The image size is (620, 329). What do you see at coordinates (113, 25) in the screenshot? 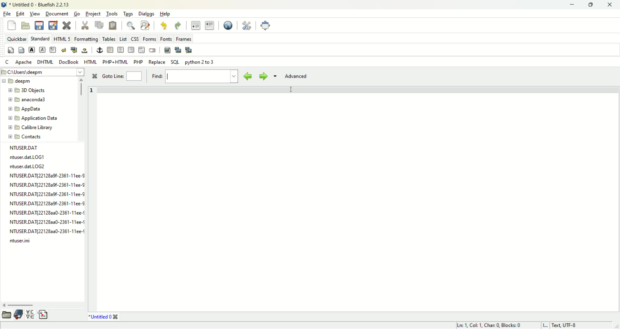
I see `paste` at bounding box center [113, 25].